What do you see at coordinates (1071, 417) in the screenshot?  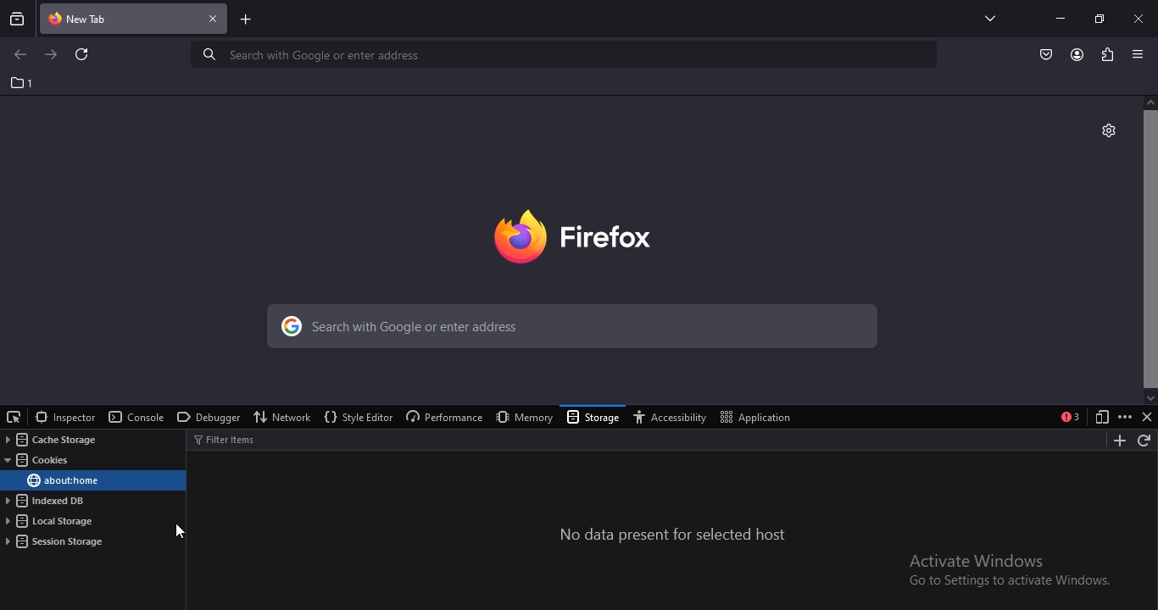 I see `show split console` at bounding box center [1071, 417].